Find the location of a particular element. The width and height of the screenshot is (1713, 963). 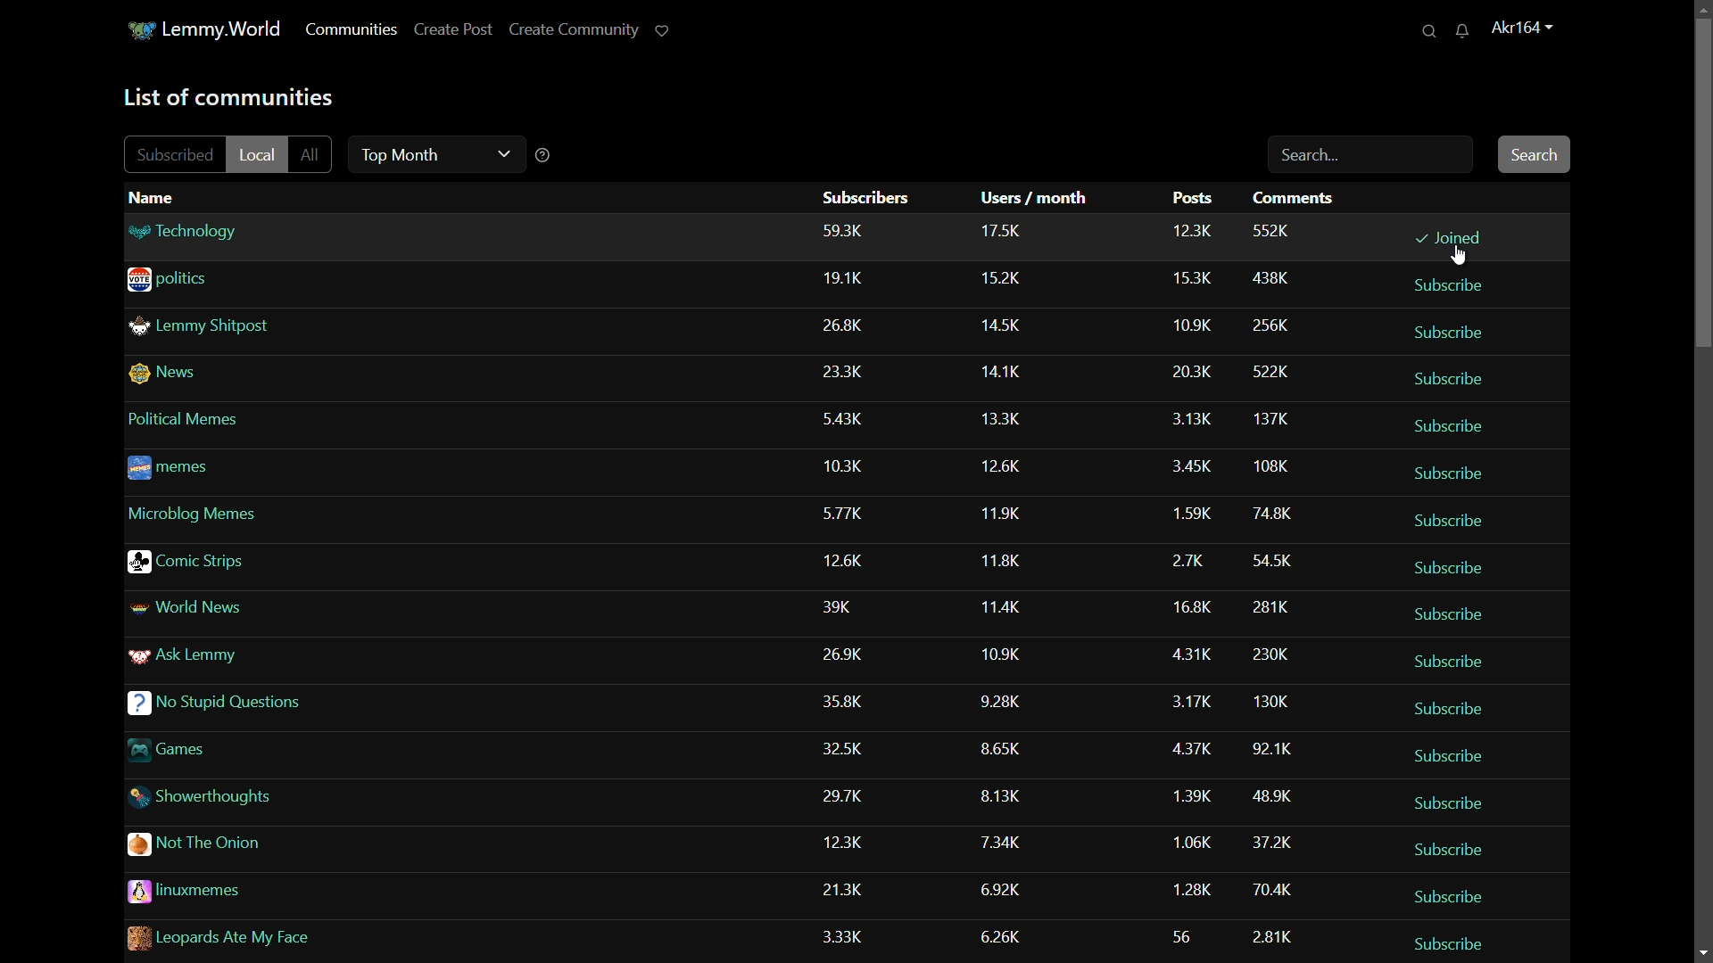

subscribers is located at coordinates (844, 842).